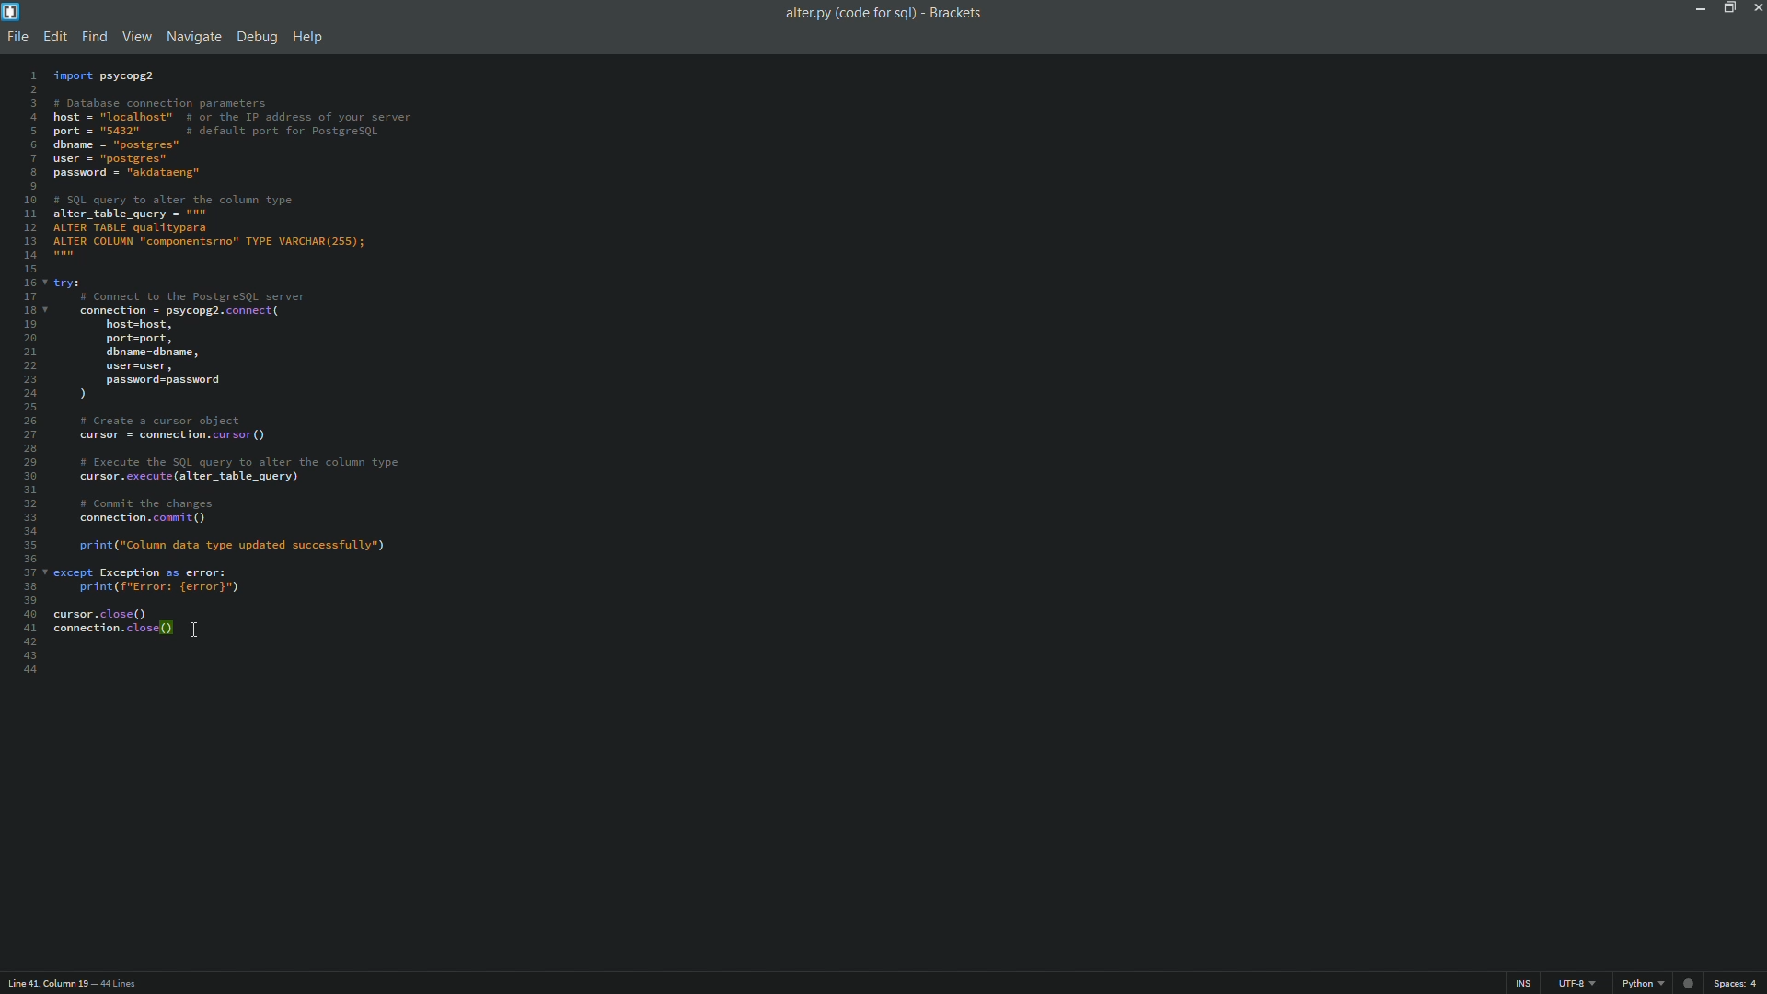 The image size is (1767, 994). Describe the element at coordinates (122, 985) in the screenshot. I see `number of lines` at that location.